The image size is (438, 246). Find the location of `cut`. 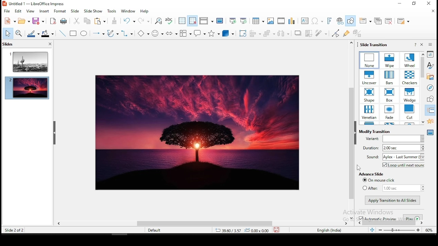

cut is located at coordinates (77, 21).